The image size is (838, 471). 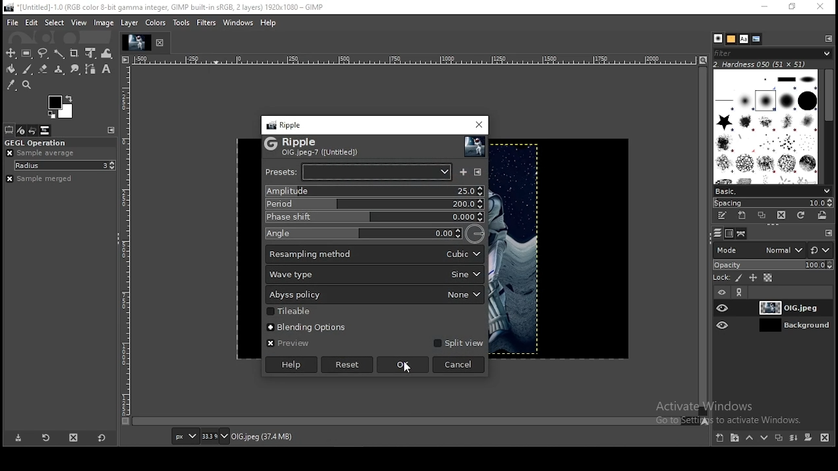 What do you see at coordinates (828, 126) in the screenshot?
I see `scroll bar` at bounding box center [828, 126].